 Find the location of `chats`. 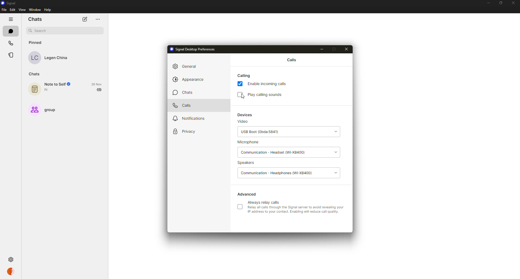

chats is located at coordinates (35, 74).